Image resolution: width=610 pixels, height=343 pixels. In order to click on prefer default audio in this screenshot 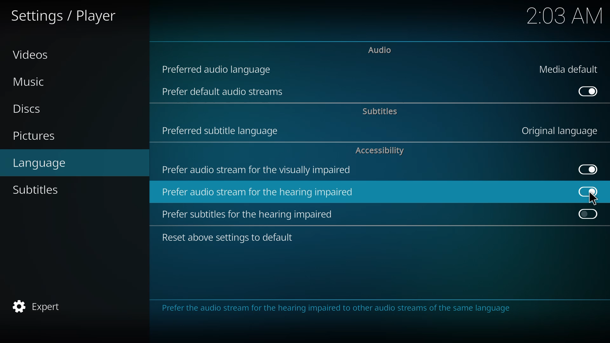, I will do `click(222, 91)`.